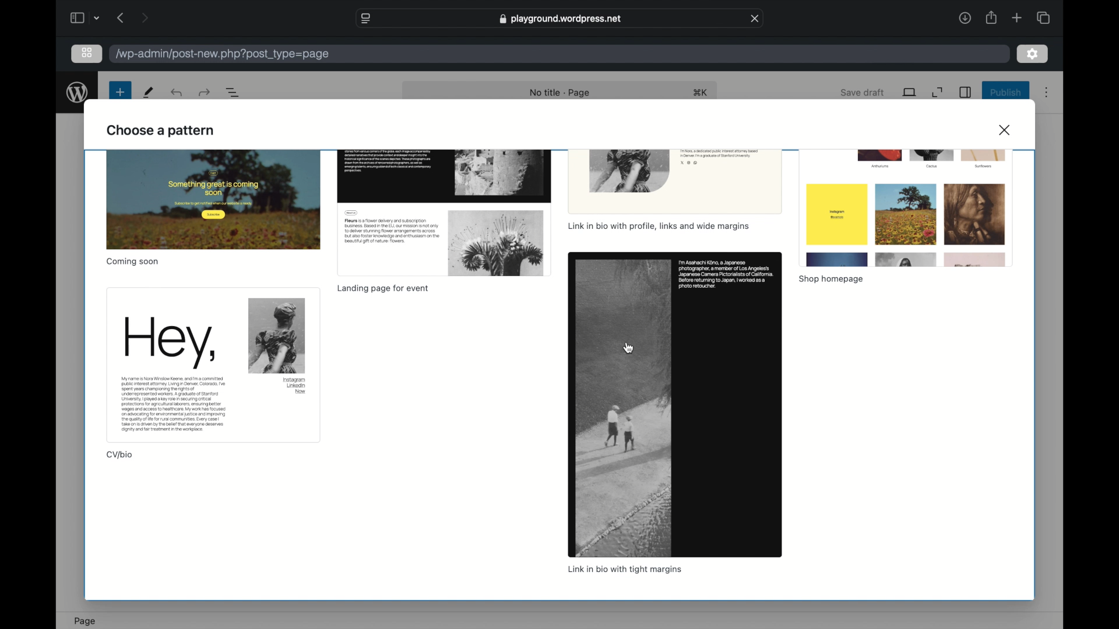  What do you see at coordinates (990, 17) in the screenshot?
I see `share` at bounding box center [990, 17].